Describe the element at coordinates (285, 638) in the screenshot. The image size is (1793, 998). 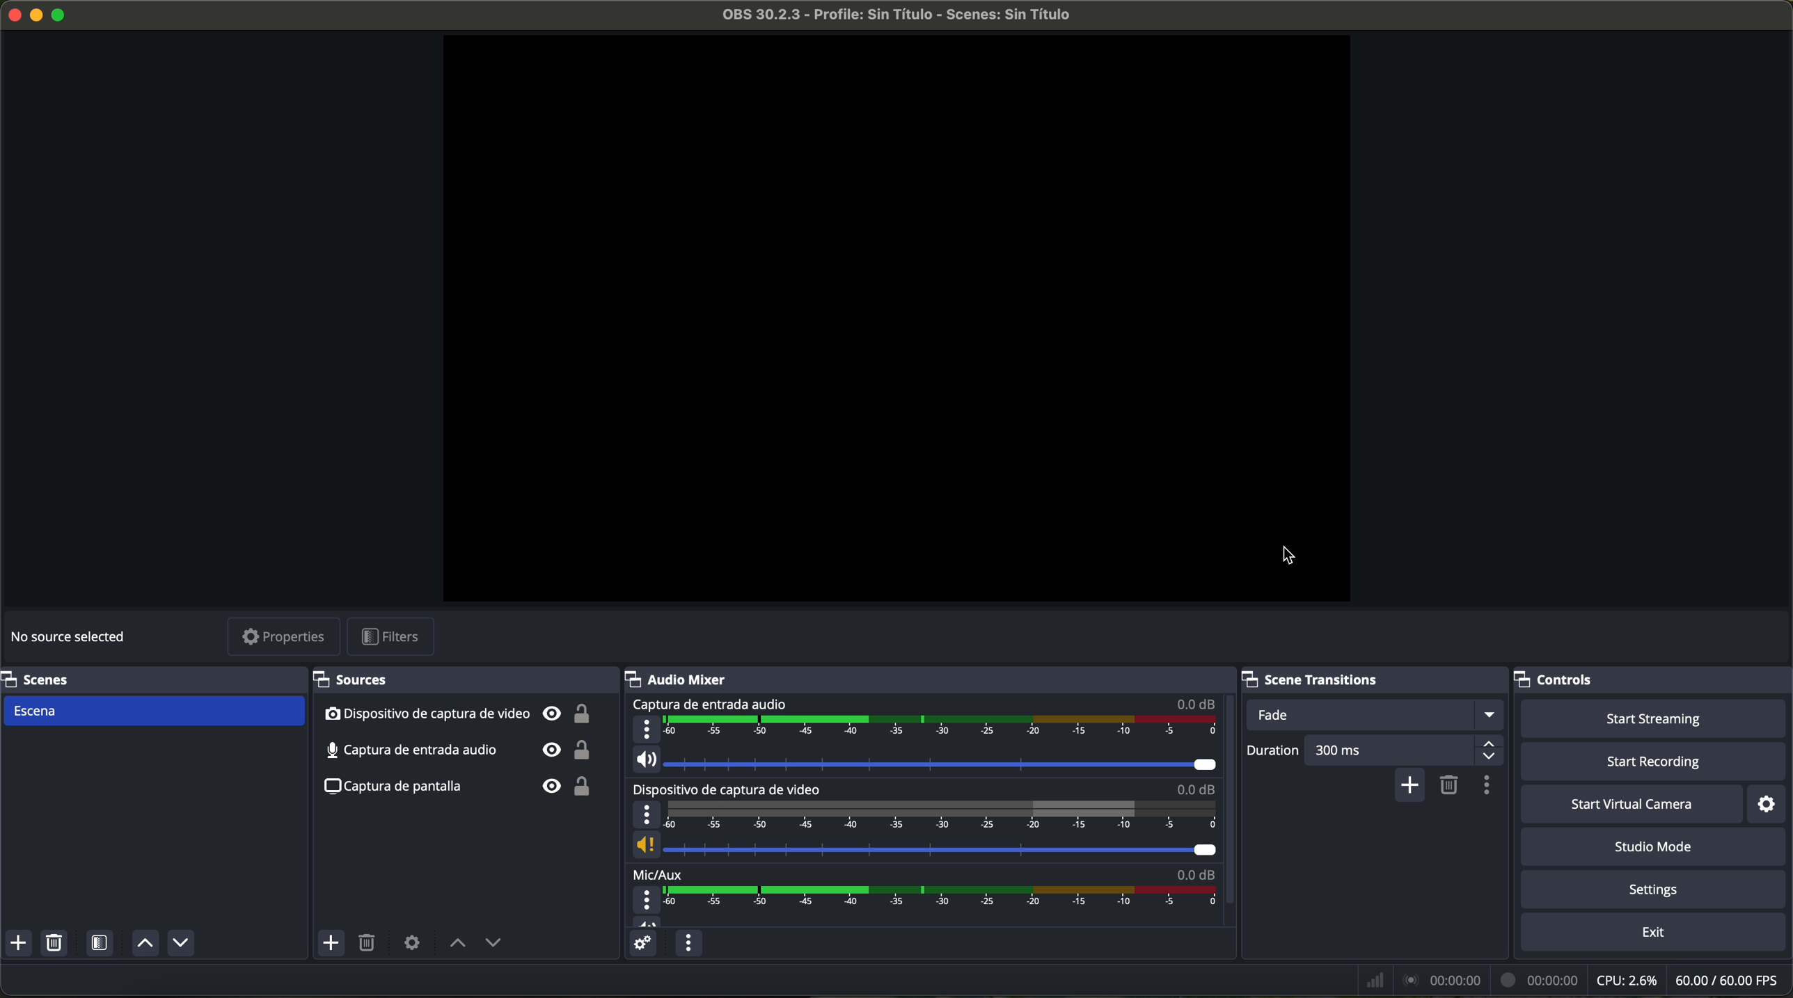
I see `properties` at that location.